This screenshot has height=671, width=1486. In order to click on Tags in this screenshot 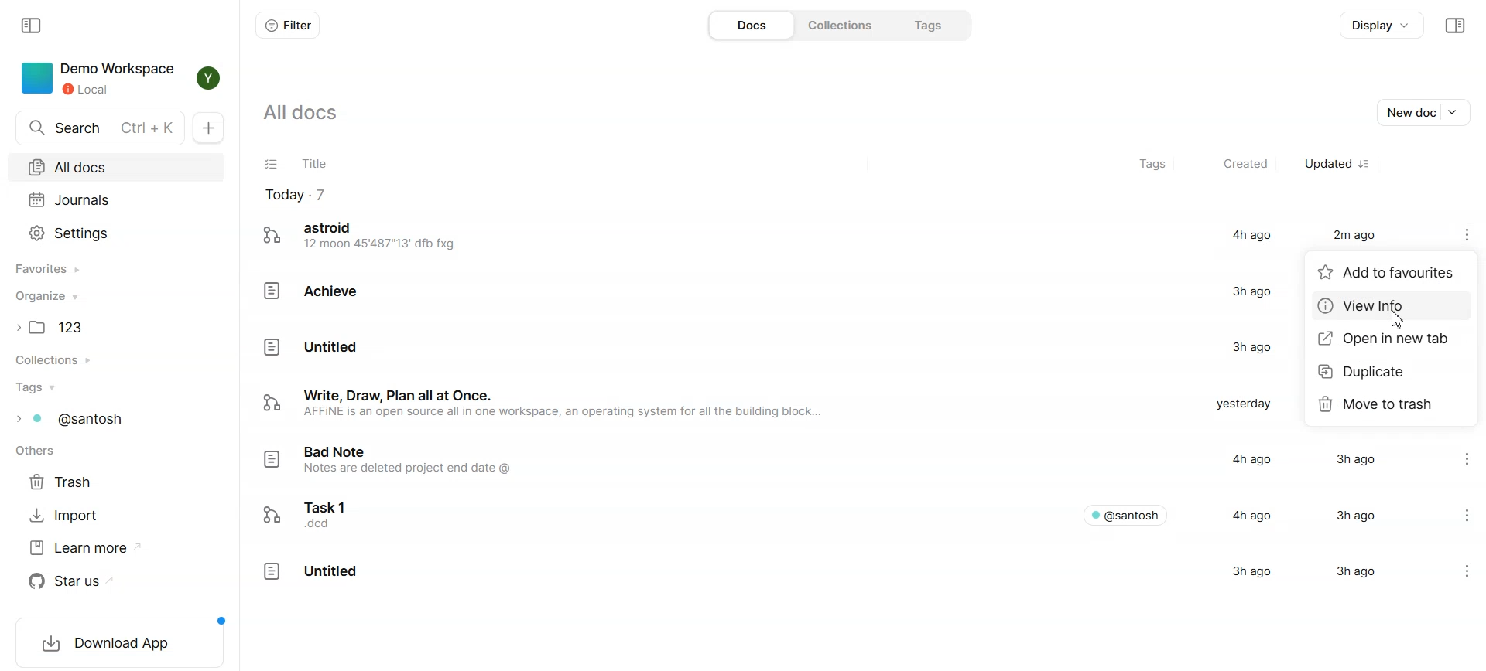, I will do `click(1152, 165)`.